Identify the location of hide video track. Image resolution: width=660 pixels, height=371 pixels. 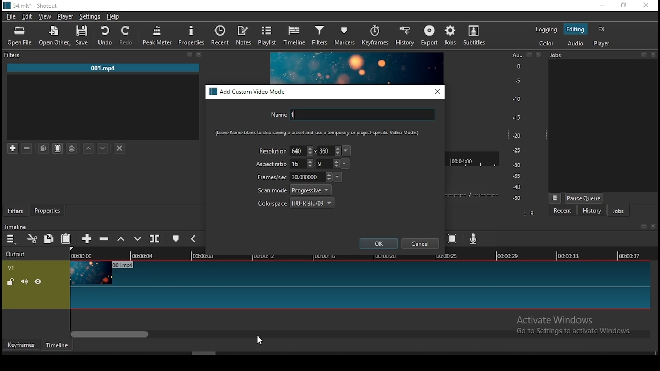
(38, 281).